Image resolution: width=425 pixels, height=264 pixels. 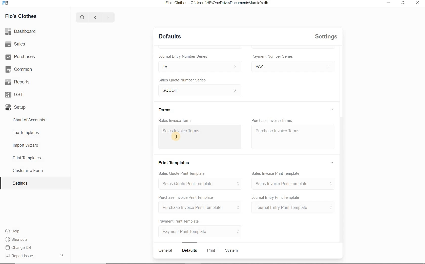 I want to click on Payment Print Template, so click(x=179, y=220).